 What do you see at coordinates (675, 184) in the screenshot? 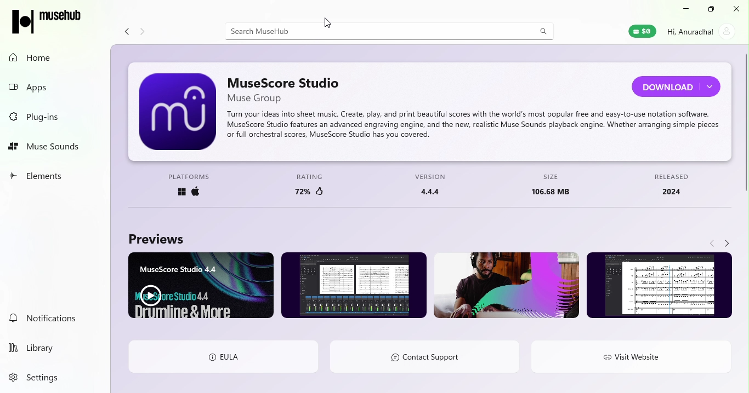
I see `Released` at bounding box center [675, 184].